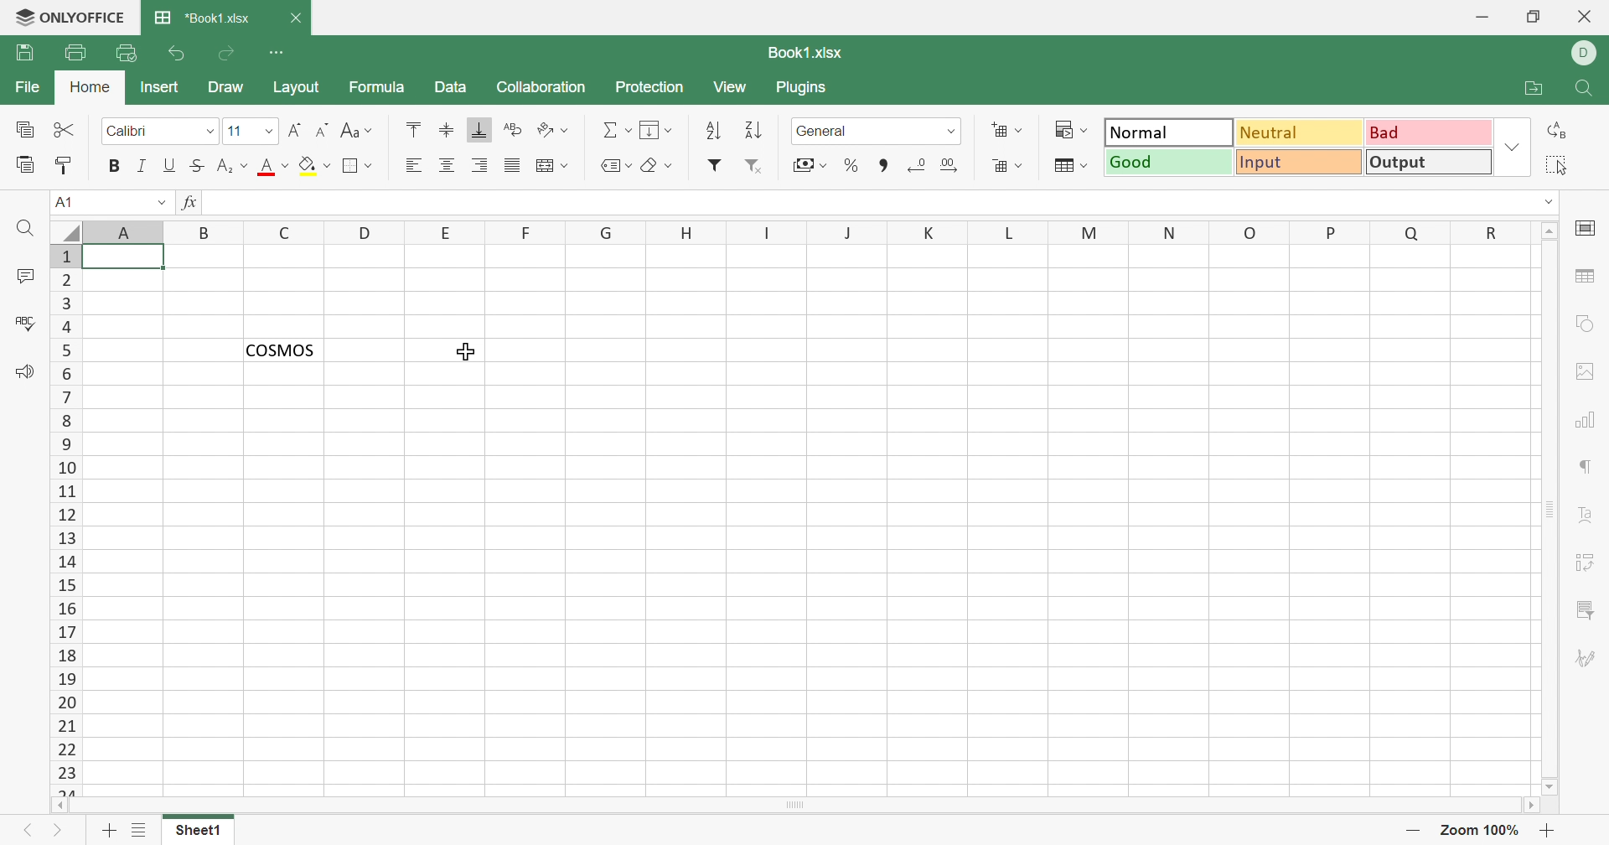  I want to click on Scroll bar, so click(794, 806).